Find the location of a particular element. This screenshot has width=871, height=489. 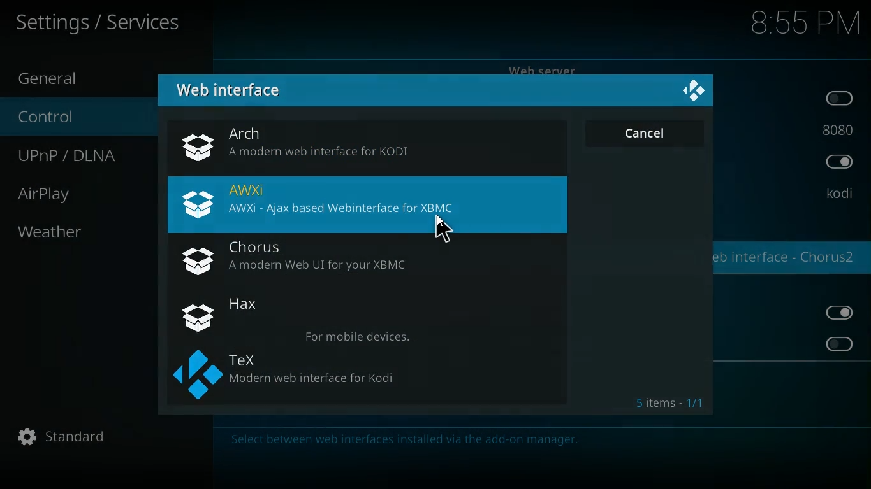

UPnP / DLNA is located at coordinates (80, 156).